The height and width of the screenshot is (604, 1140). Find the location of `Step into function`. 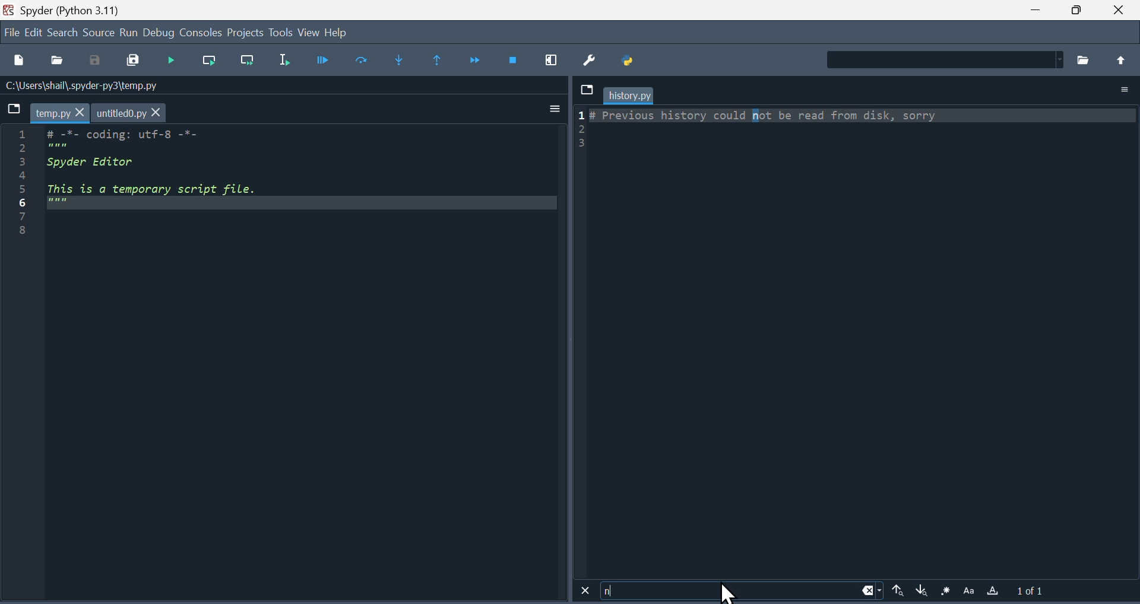

Step into function is located at coordinates (403, 60).